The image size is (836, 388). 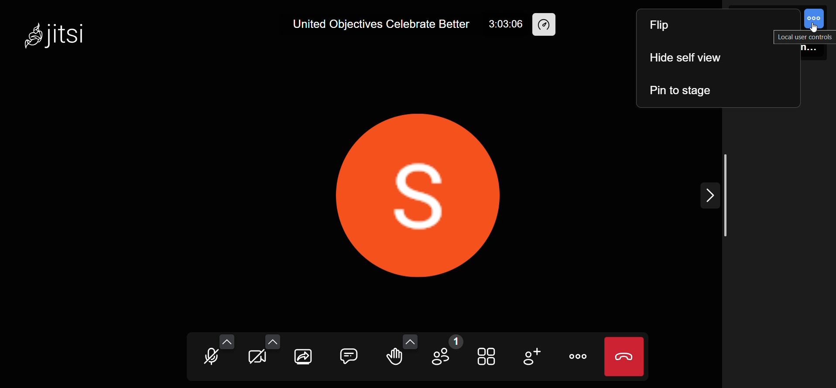 What do you see at coordinates (486, 356) in the screenshot?
I see `tile view` at bounding box center [486, 356].